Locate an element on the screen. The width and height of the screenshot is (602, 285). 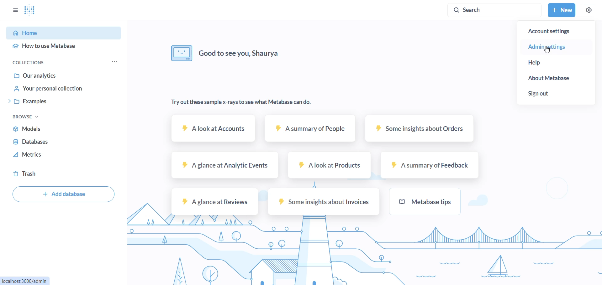
cursor is located at coordinates (548, 50).